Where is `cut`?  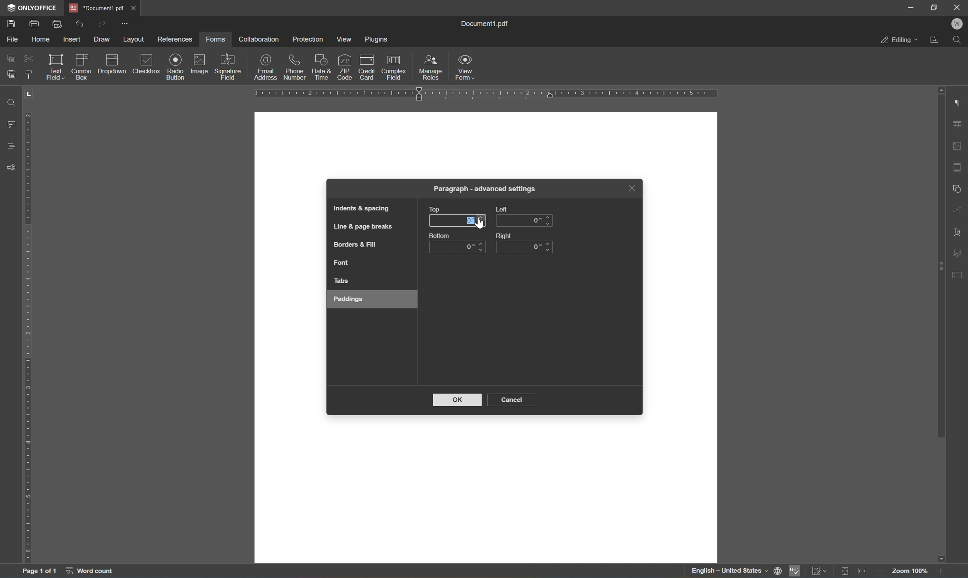
cut is located at coordinates (28, 58).